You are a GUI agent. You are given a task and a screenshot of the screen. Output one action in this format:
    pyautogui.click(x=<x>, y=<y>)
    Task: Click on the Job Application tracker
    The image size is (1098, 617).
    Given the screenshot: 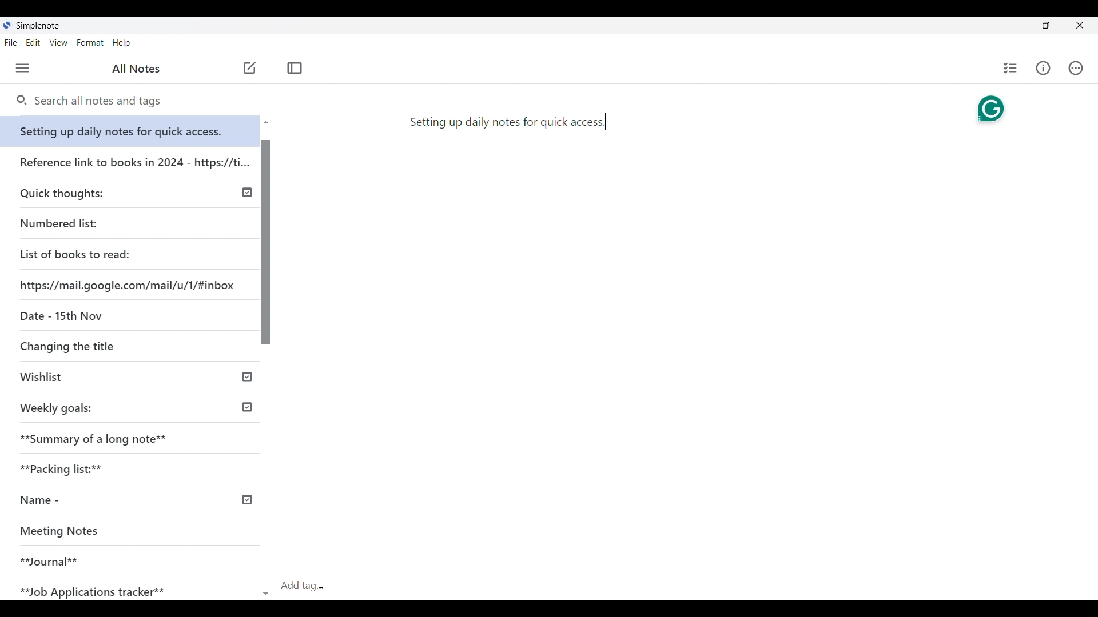 What is the action you would take?
    pyautogui.click(x=131, y=583)
    